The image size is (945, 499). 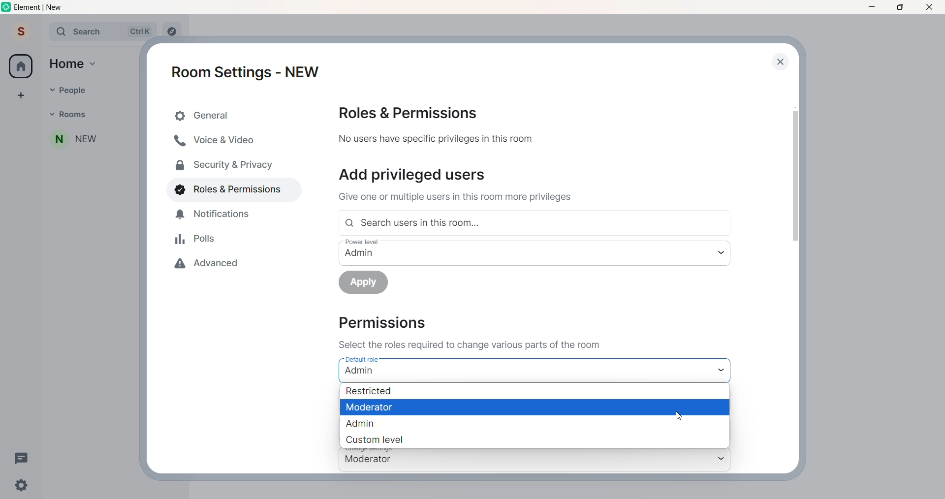 I want to click on search user, so click(x=537, y=222).